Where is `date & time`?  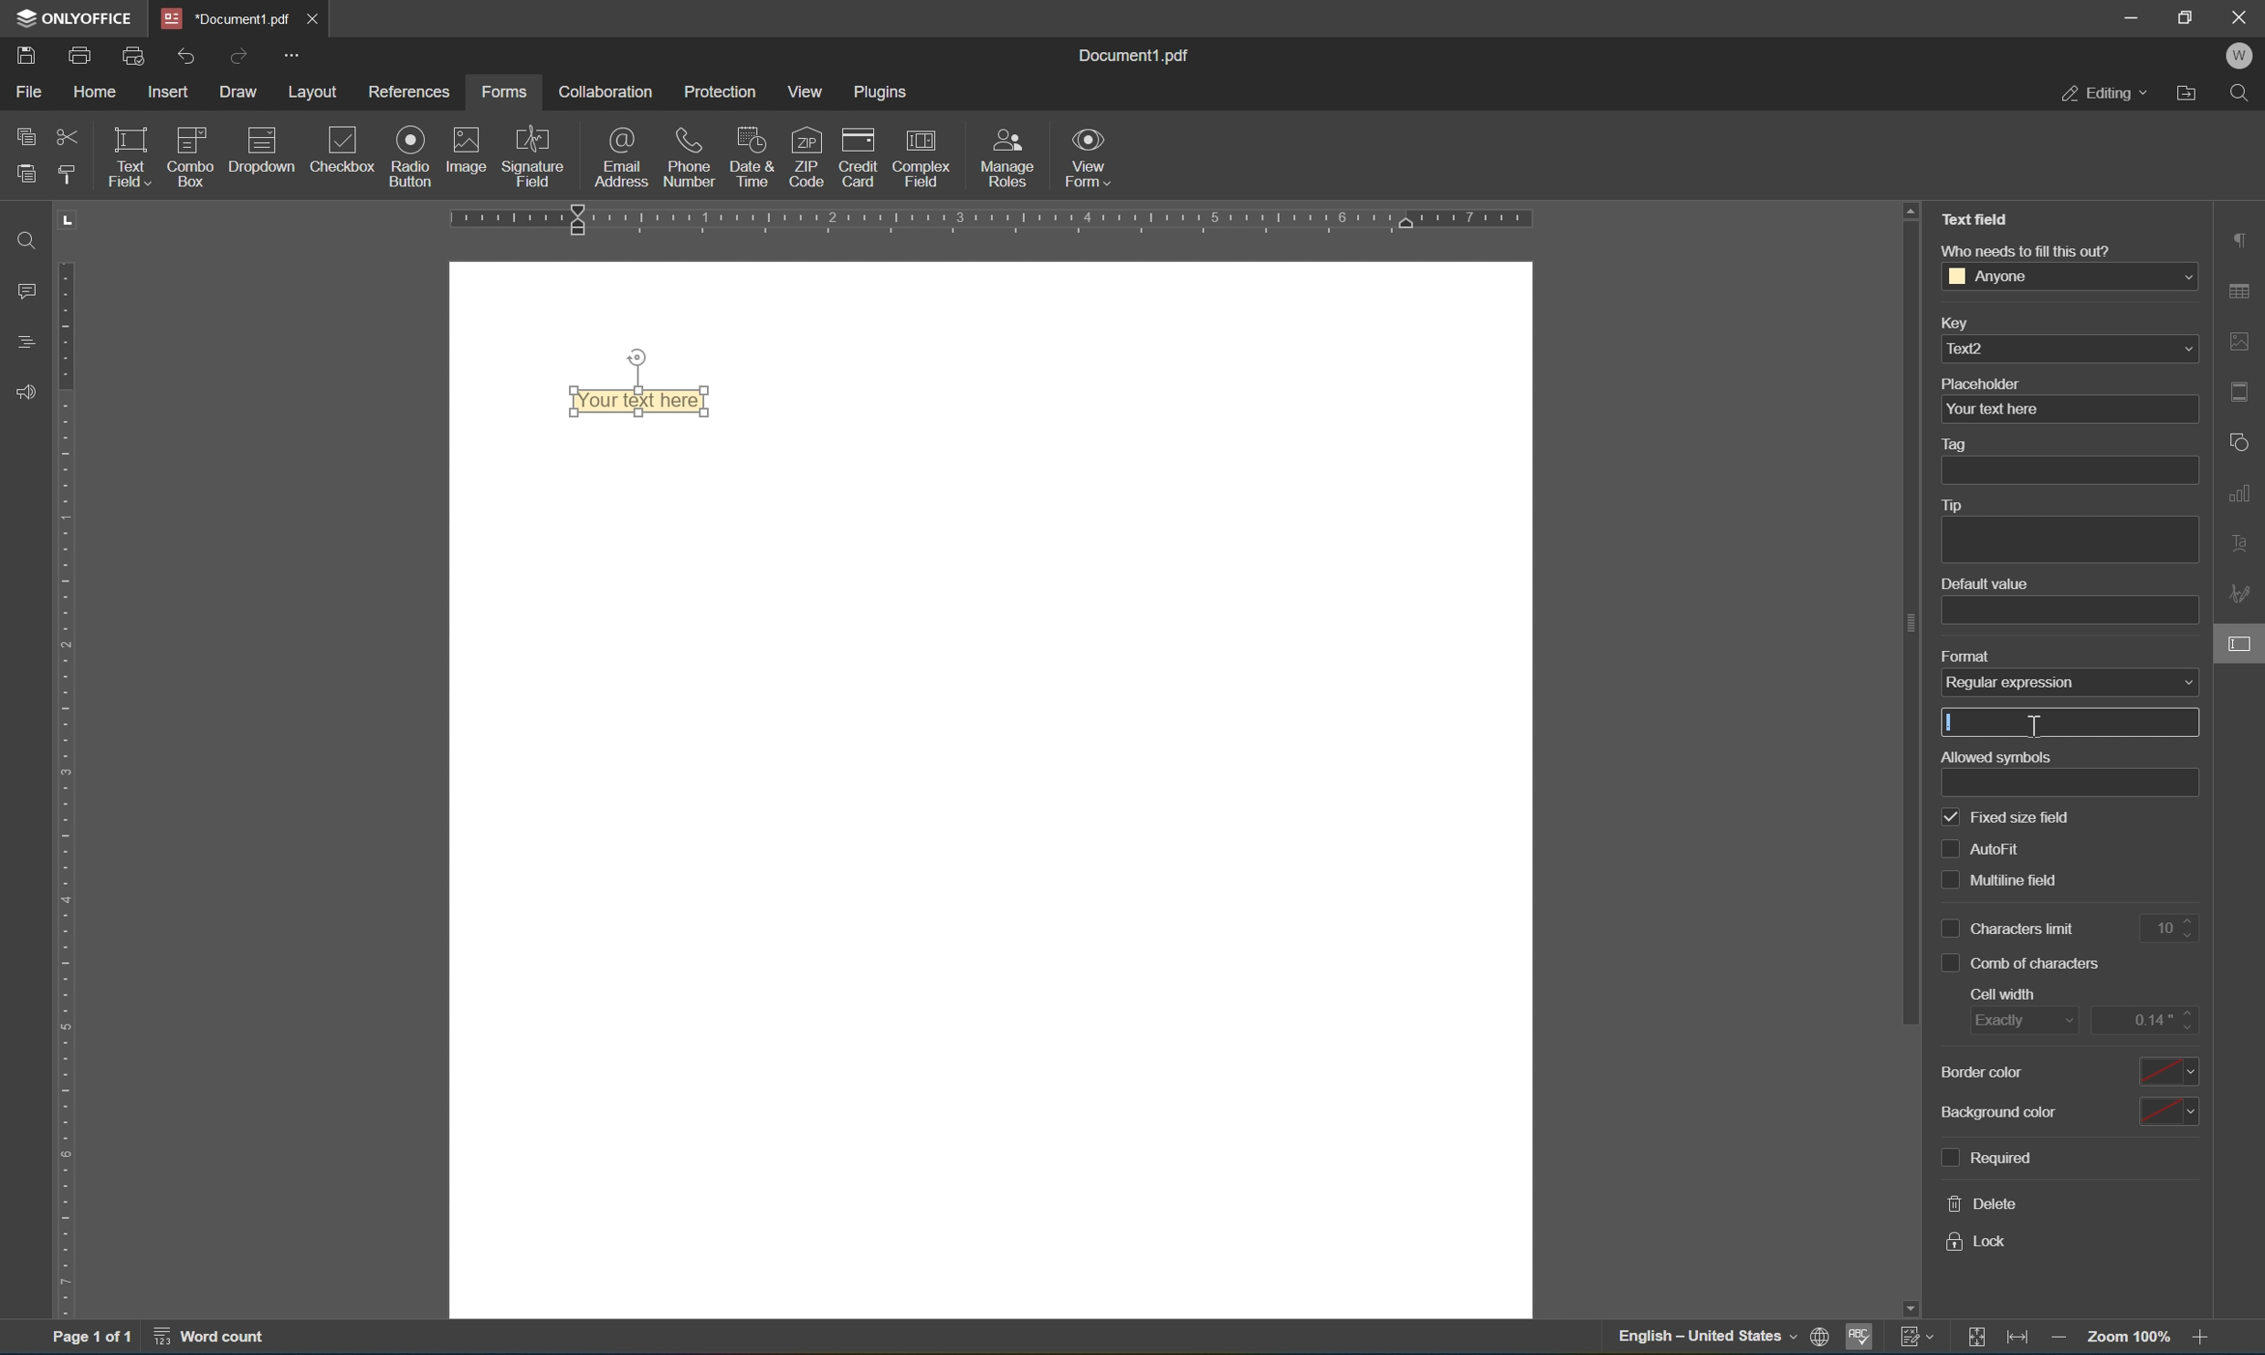
date & time is located at coordinates (752, 155).